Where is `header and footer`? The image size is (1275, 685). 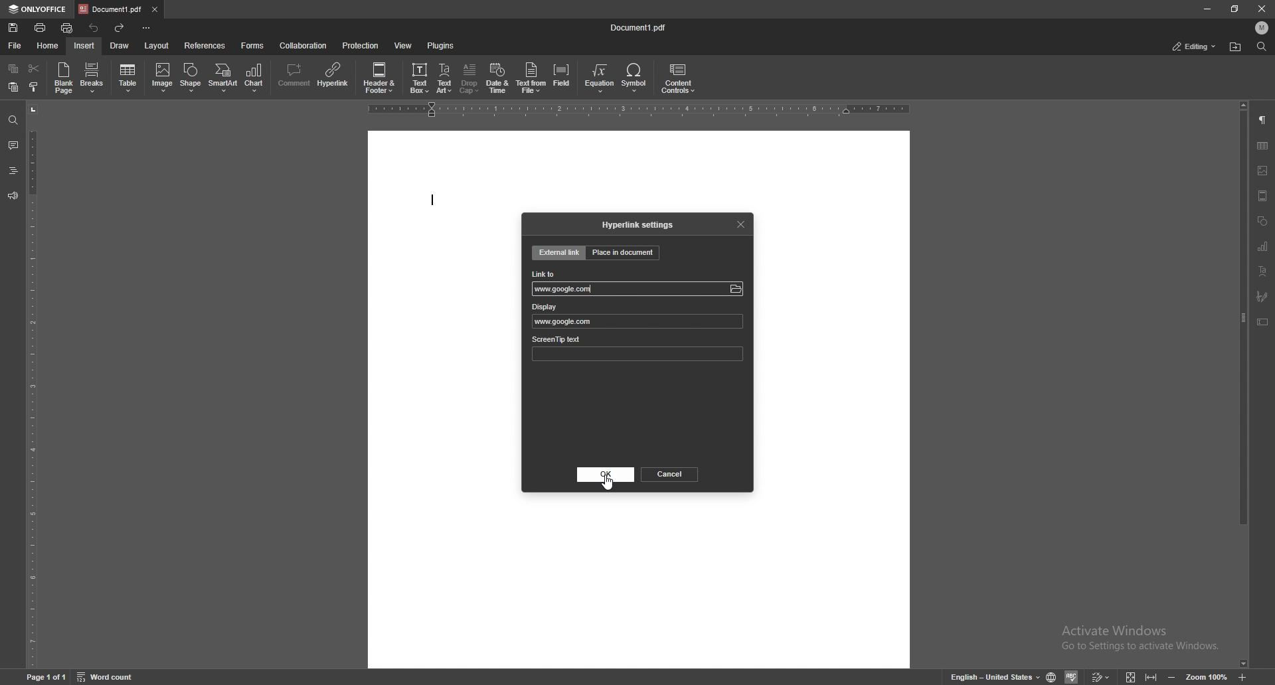 header and footer is located at coordinates (381, 77).